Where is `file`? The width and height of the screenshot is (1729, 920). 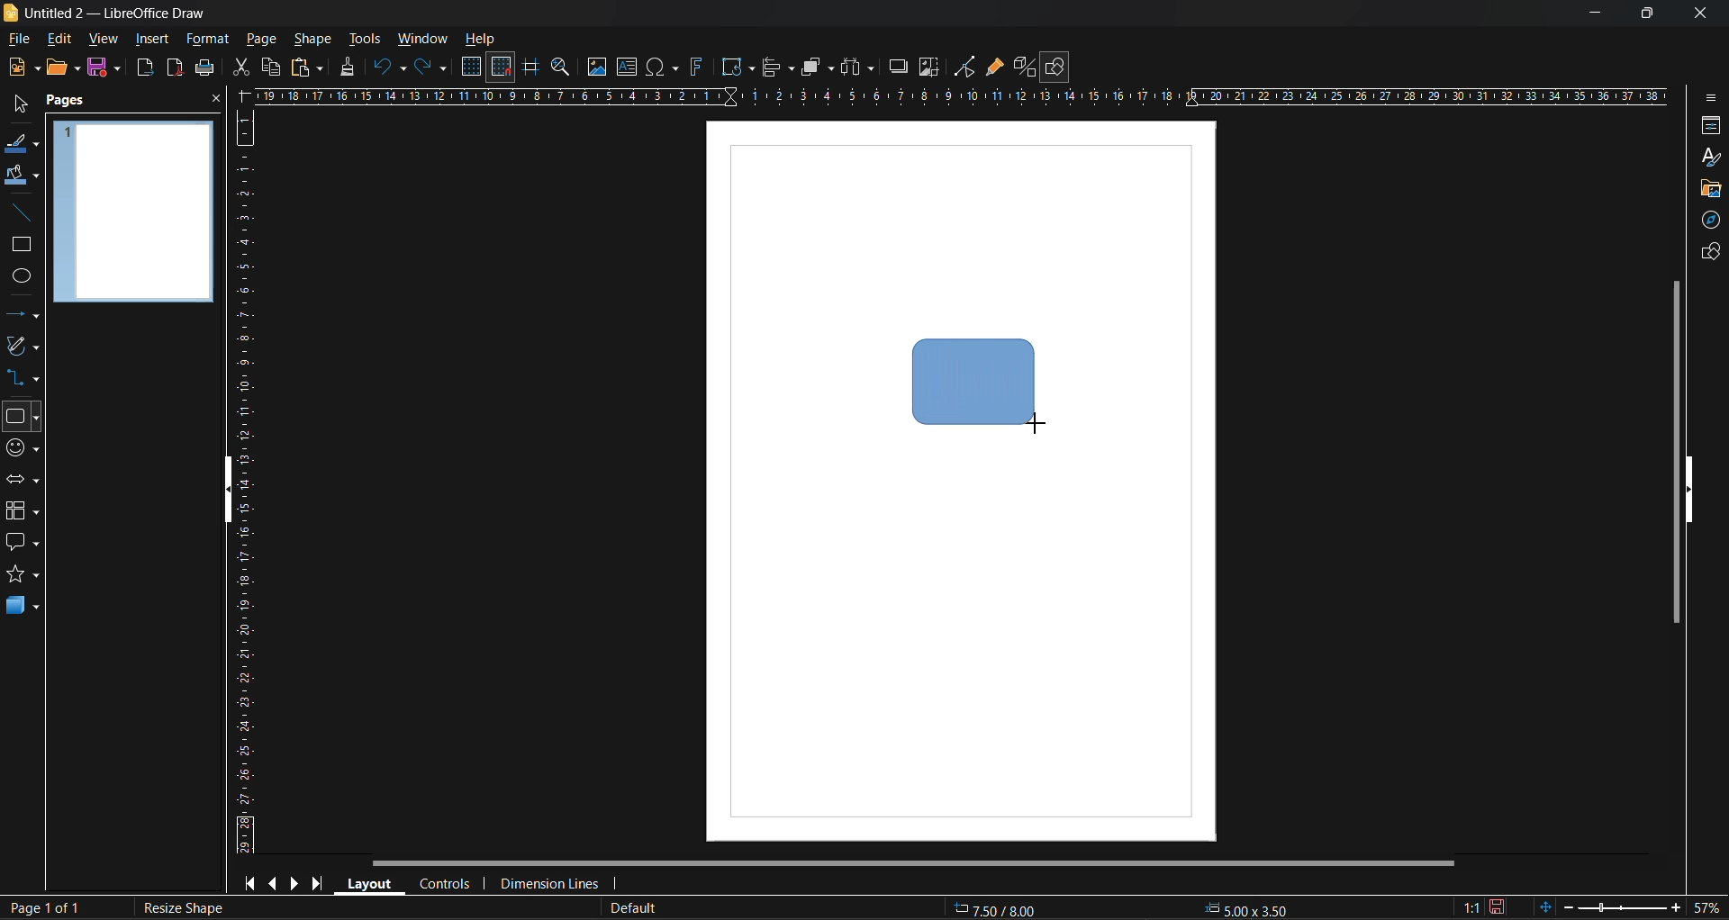
file is located at coordinates (22, 41).